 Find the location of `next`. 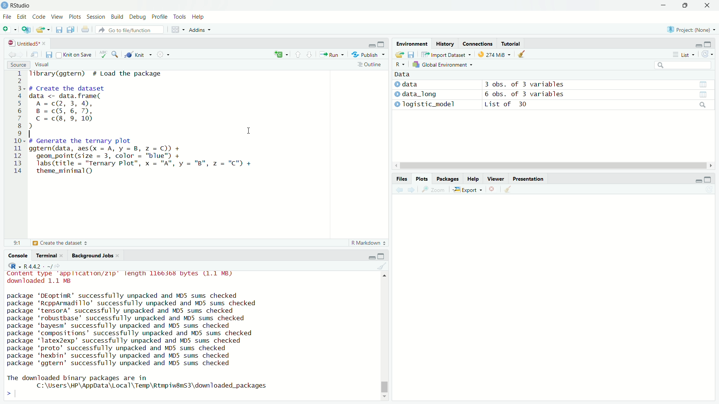

next is located at coordinates (415, 190).